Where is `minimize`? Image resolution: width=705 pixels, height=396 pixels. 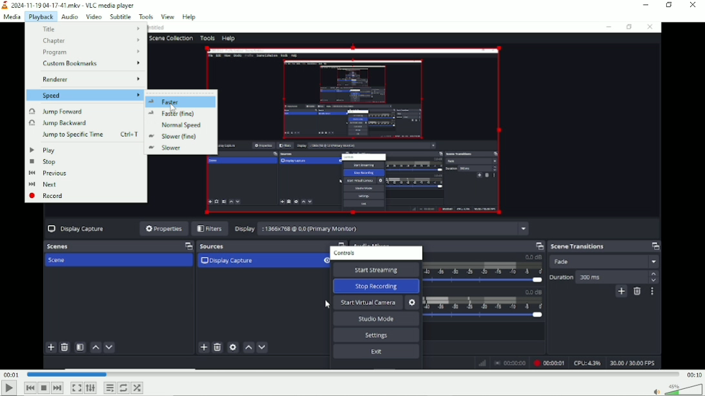 minimize is located at coordinates (642, 5).